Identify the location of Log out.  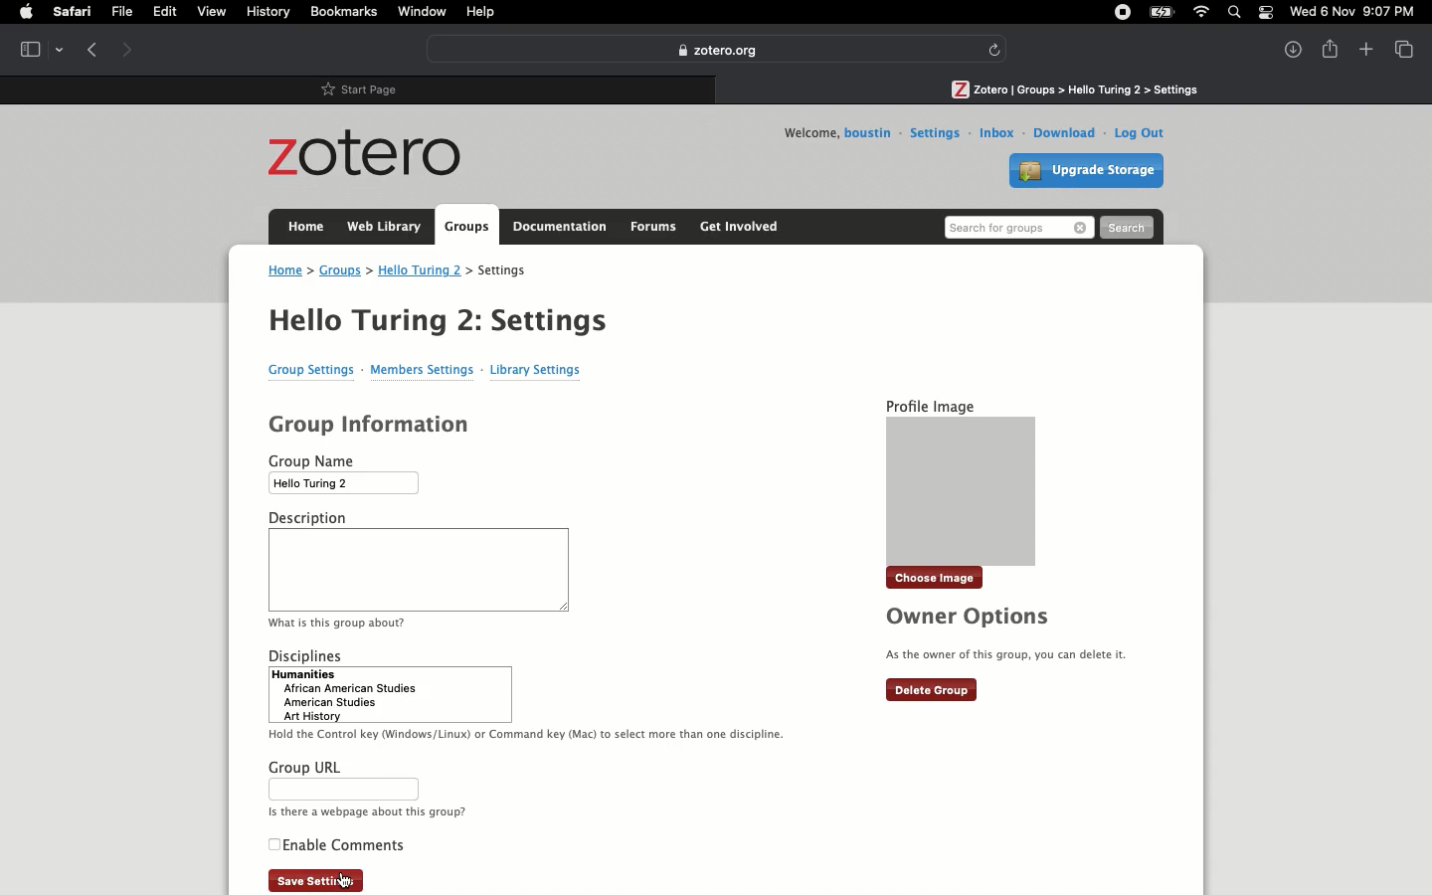
(1137, 132).